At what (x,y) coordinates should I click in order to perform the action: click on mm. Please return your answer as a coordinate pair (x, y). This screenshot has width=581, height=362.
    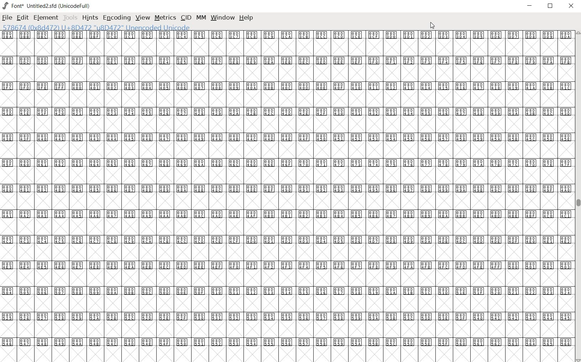
    Looking at the image, I should click on (200, 17).